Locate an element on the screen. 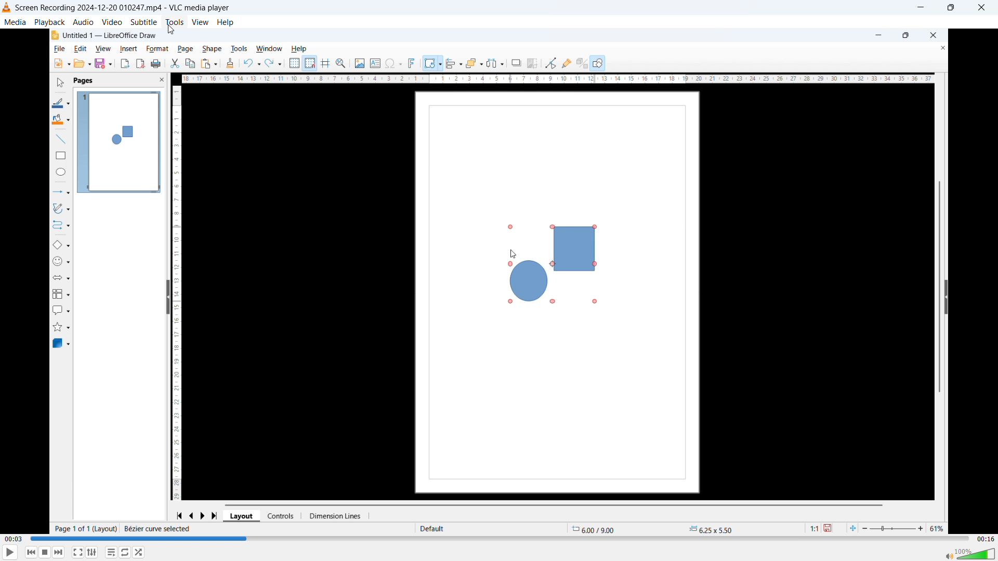 Image resolution: width=998 pixels, height=561 pixels. Maximize  is located at coordinates (951, 8).